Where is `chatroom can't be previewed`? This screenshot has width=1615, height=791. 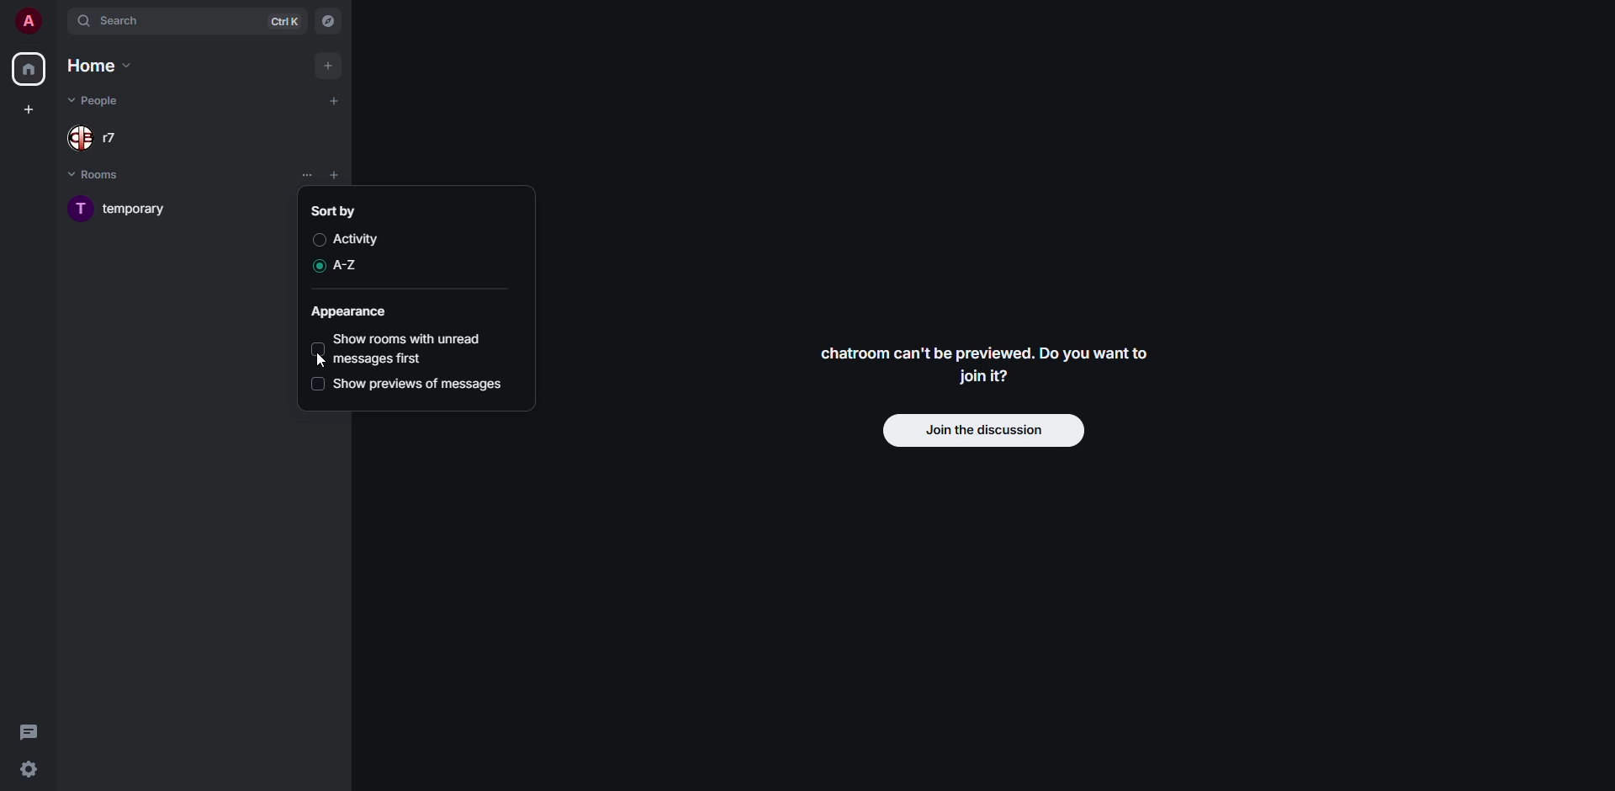 chatroom can't be previewed is located at coordinates (990, 364).